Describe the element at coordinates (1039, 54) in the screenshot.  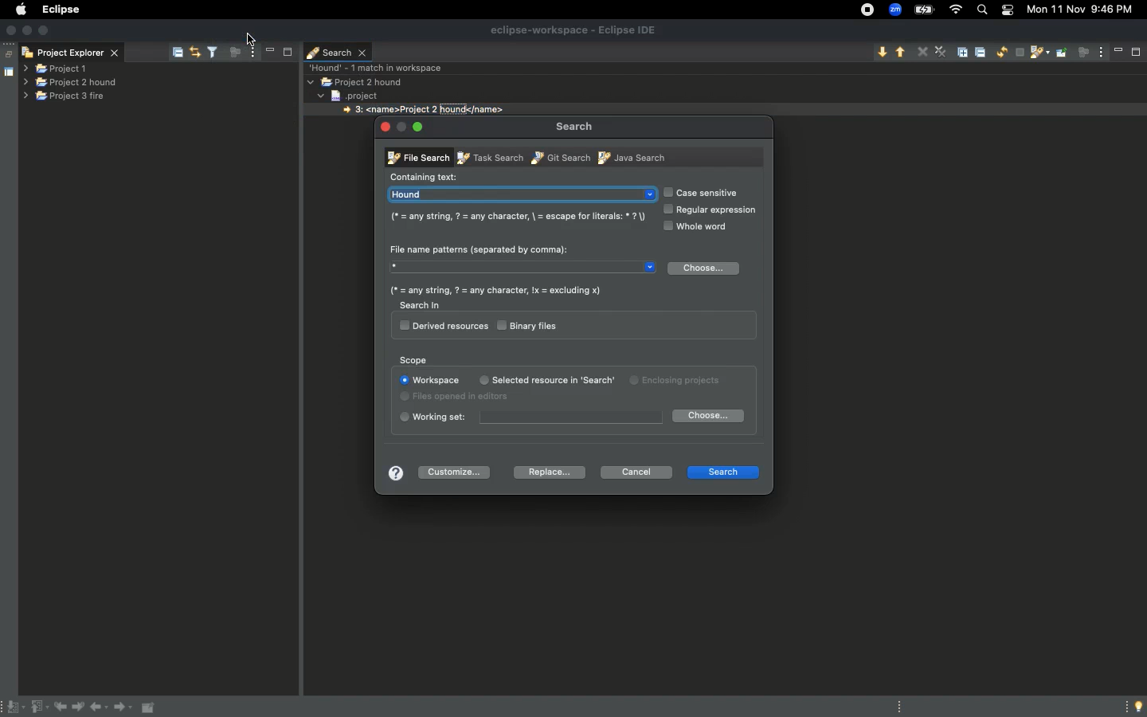
I see `Show previous searches` at that location.